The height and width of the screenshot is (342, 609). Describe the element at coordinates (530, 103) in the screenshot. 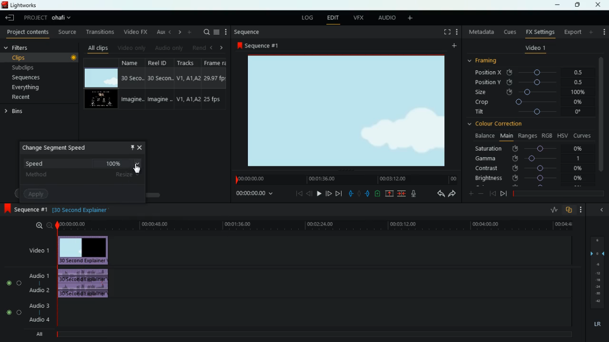

I see `crop` at that location.